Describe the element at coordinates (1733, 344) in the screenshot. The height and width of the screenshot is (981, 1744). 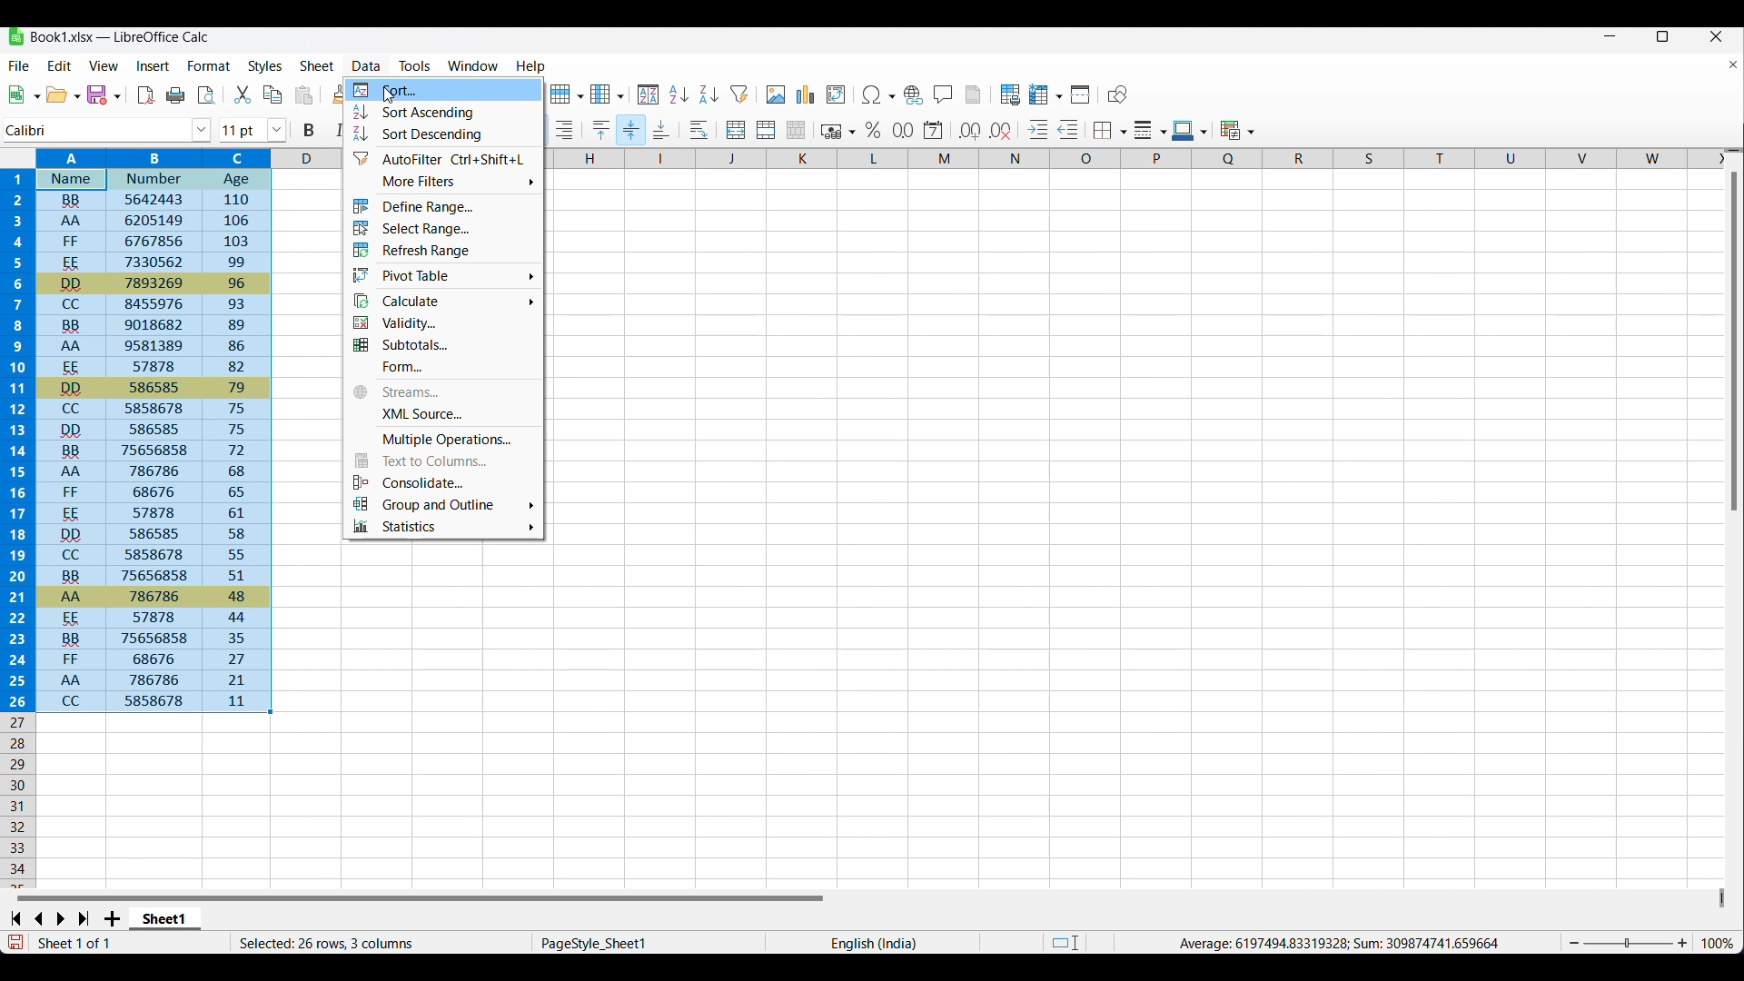
I see `vertical scroll bar` at that location.